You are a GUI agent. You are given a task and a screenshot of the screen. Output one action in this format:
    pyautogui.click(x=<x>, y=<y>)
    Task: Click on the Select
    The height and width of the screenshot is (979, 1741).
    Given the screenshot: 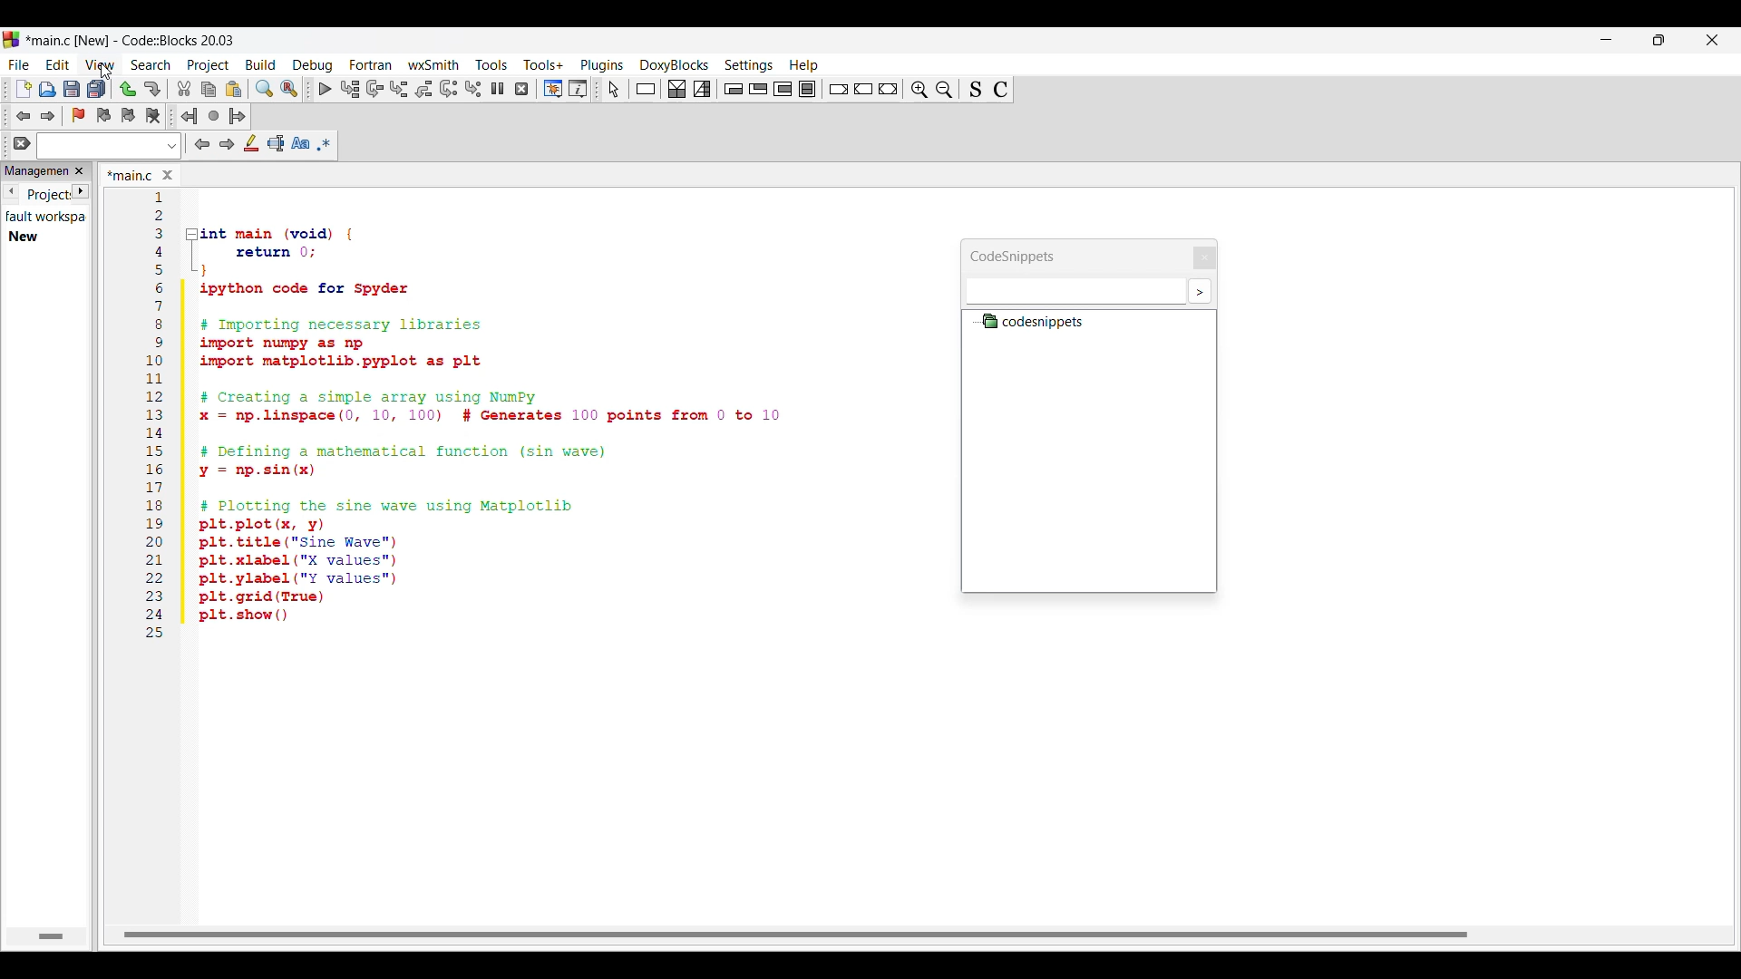 What is the action you would take?
    pyautogui.click(x=614, y=89)
    